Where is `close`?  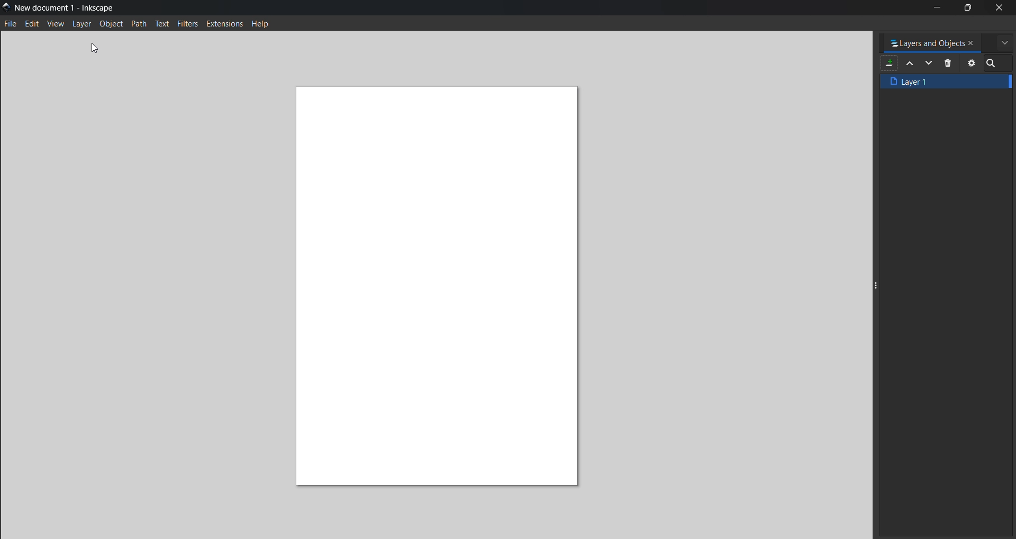 close is located at coordinates (1004, 8).